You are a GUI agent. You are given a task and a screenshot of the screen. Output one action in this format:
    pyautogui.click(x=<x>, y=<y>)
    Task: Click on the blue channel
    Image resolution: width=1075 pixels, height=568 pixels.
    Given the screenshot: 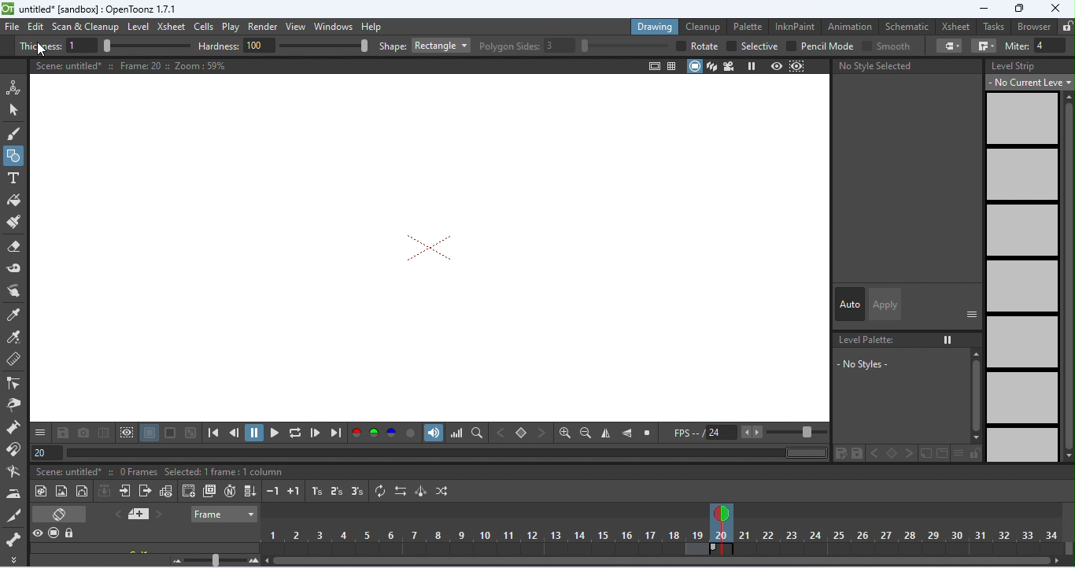 What is the action you would take?
    pyautogui.click(x=391, y=433)
    